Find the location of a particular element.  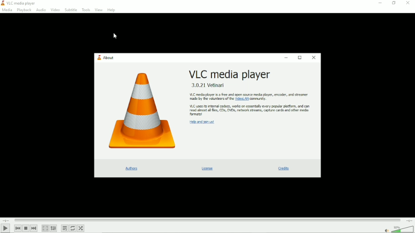

Toggle video in fullscreen is located at coordinates (45, 228).